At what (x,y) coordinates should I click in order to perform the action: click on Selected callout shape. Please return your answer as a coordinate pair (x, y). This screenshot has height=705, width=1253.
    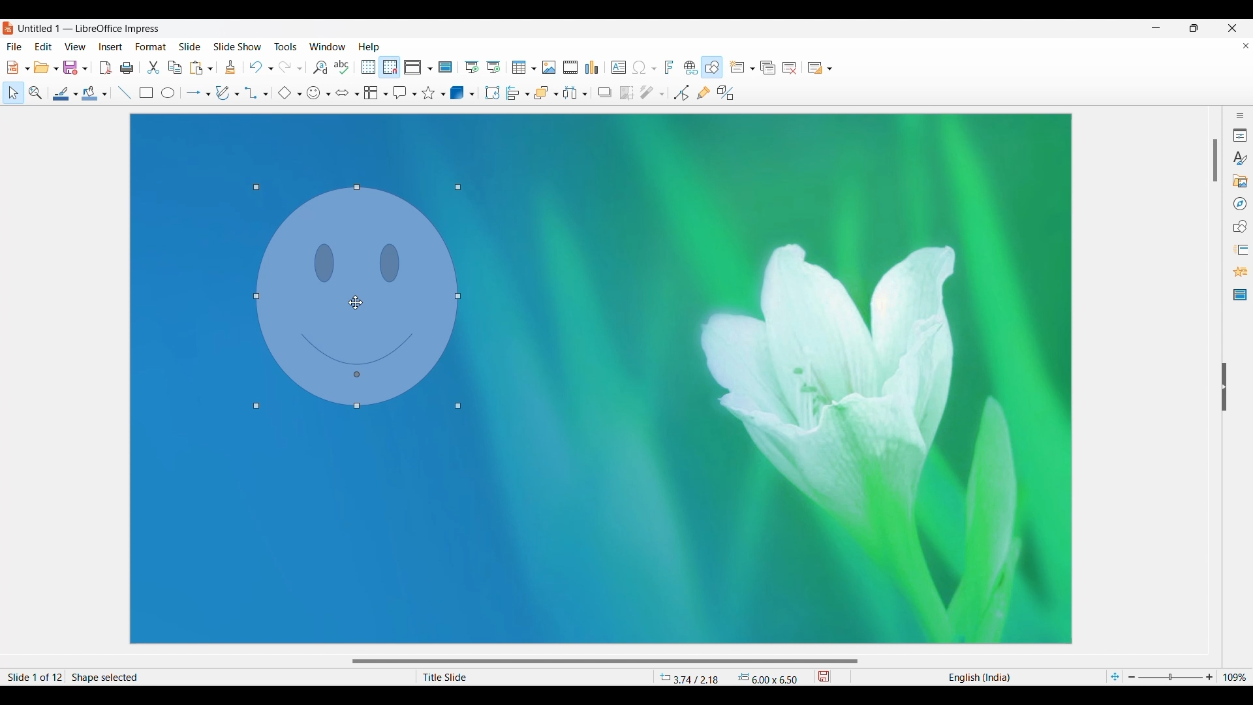
    Looking at the image, I should click on (401, 93).